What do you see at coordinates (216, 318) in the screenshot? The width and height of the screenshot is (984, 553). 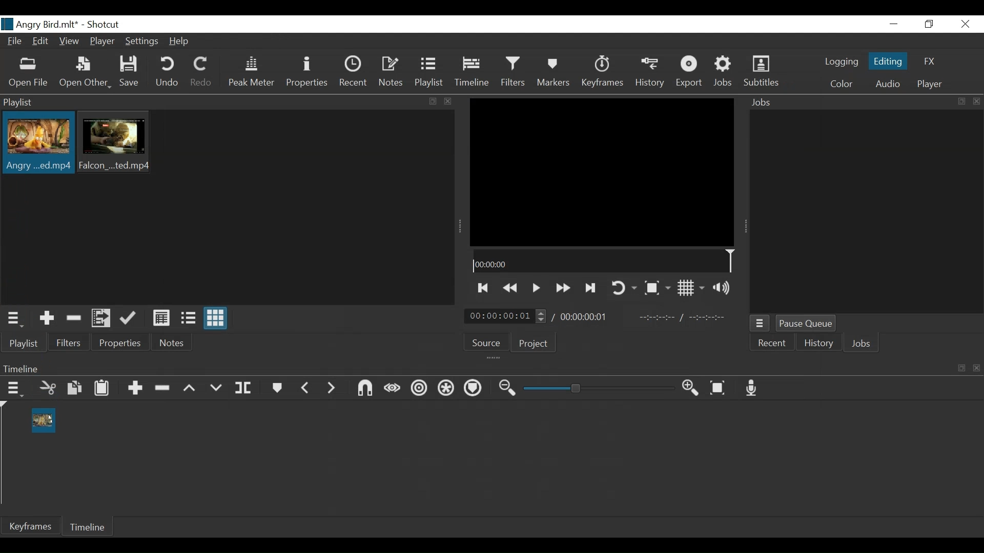 I see `View as Icon` at bounding box center [216, 318].